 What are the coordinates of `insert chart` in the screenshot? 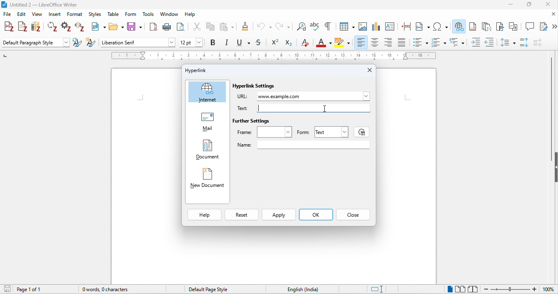 It's located at (376, 26).